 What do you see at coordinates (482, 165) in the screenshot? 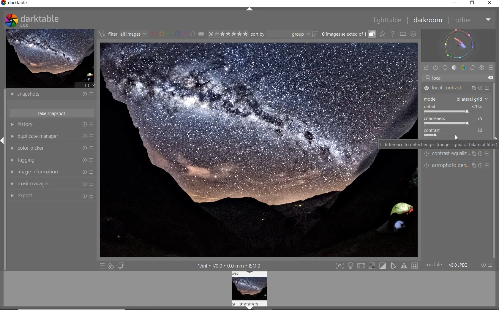
I see `reset parameters` at bounding box center [482, 165].